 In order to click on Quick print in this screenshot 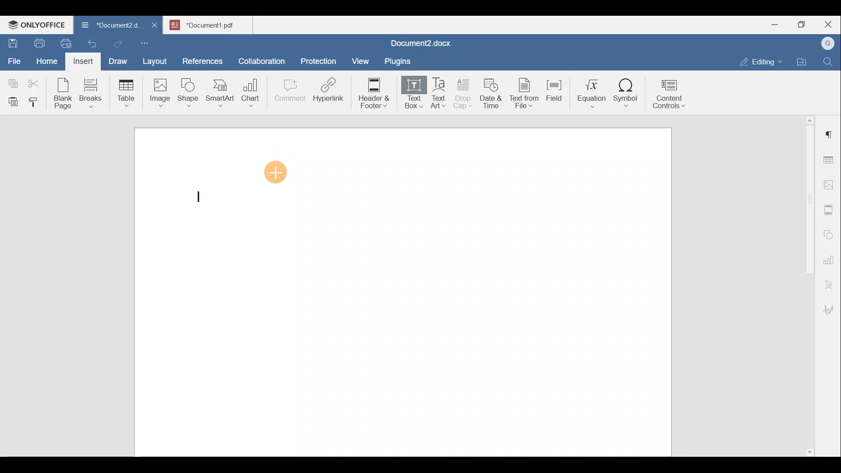, I will do `click(63, 42)`.